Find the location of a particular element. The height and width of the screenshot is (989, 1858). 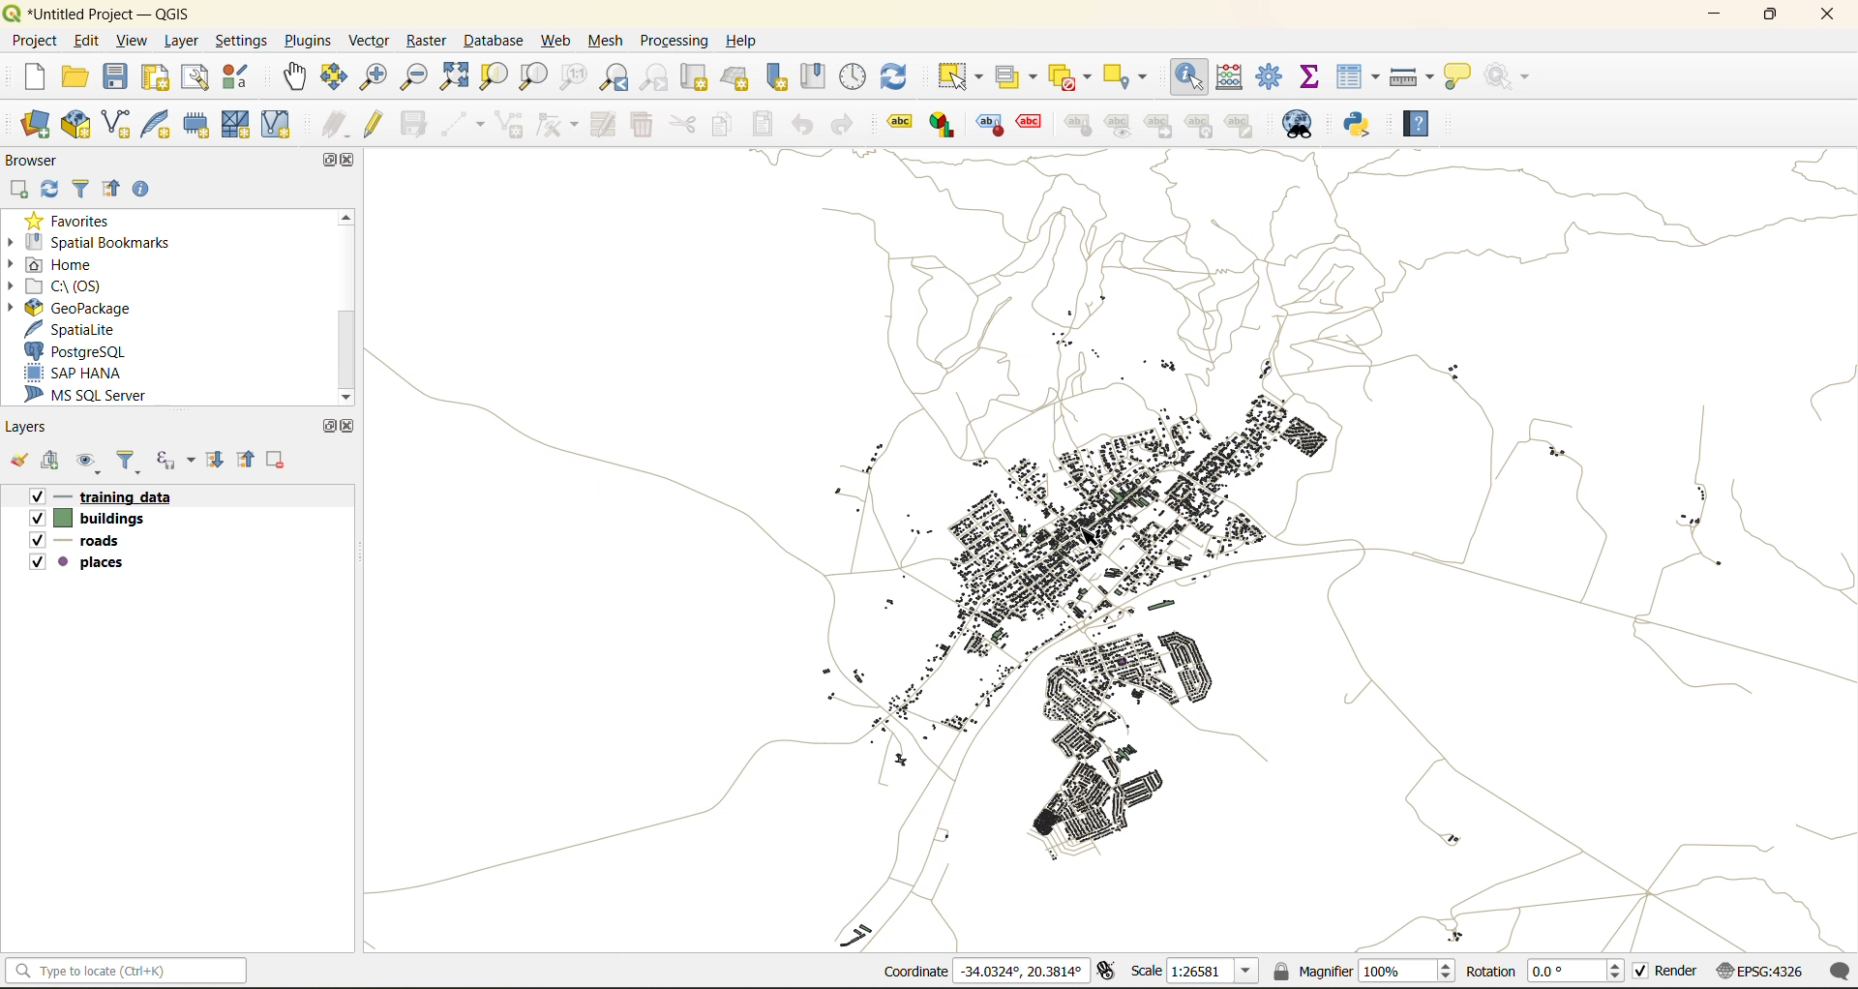

measure line is located at coordinates (1414, 76).